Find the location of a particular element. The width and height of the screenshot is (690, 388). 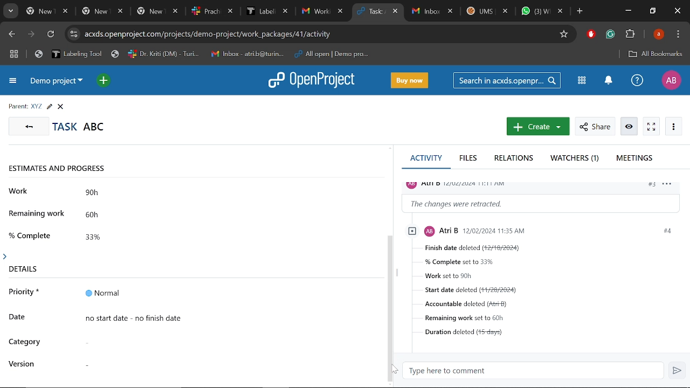

Profile is located at coordinates (670, 80).